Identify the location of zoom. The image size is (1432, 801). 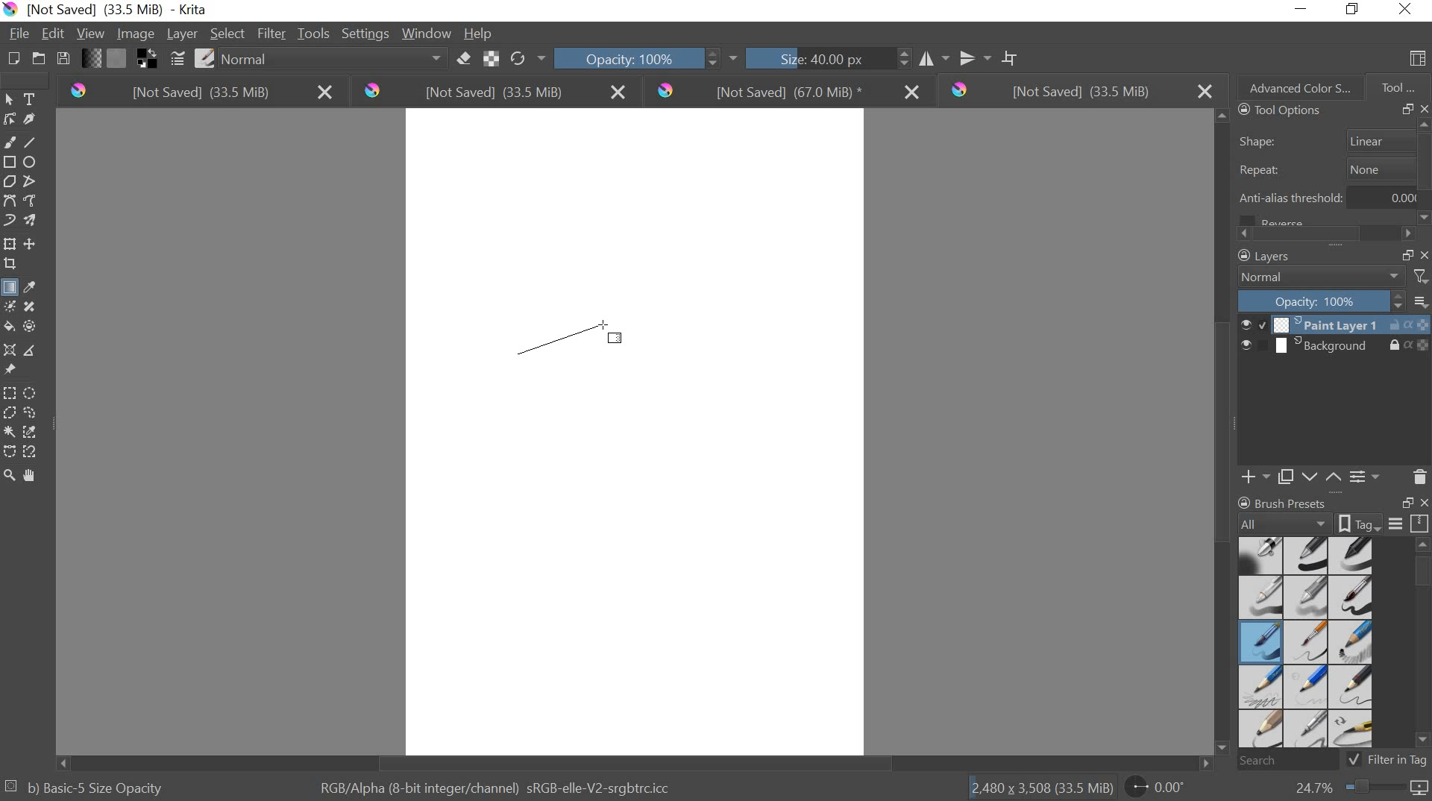
(9, 472).